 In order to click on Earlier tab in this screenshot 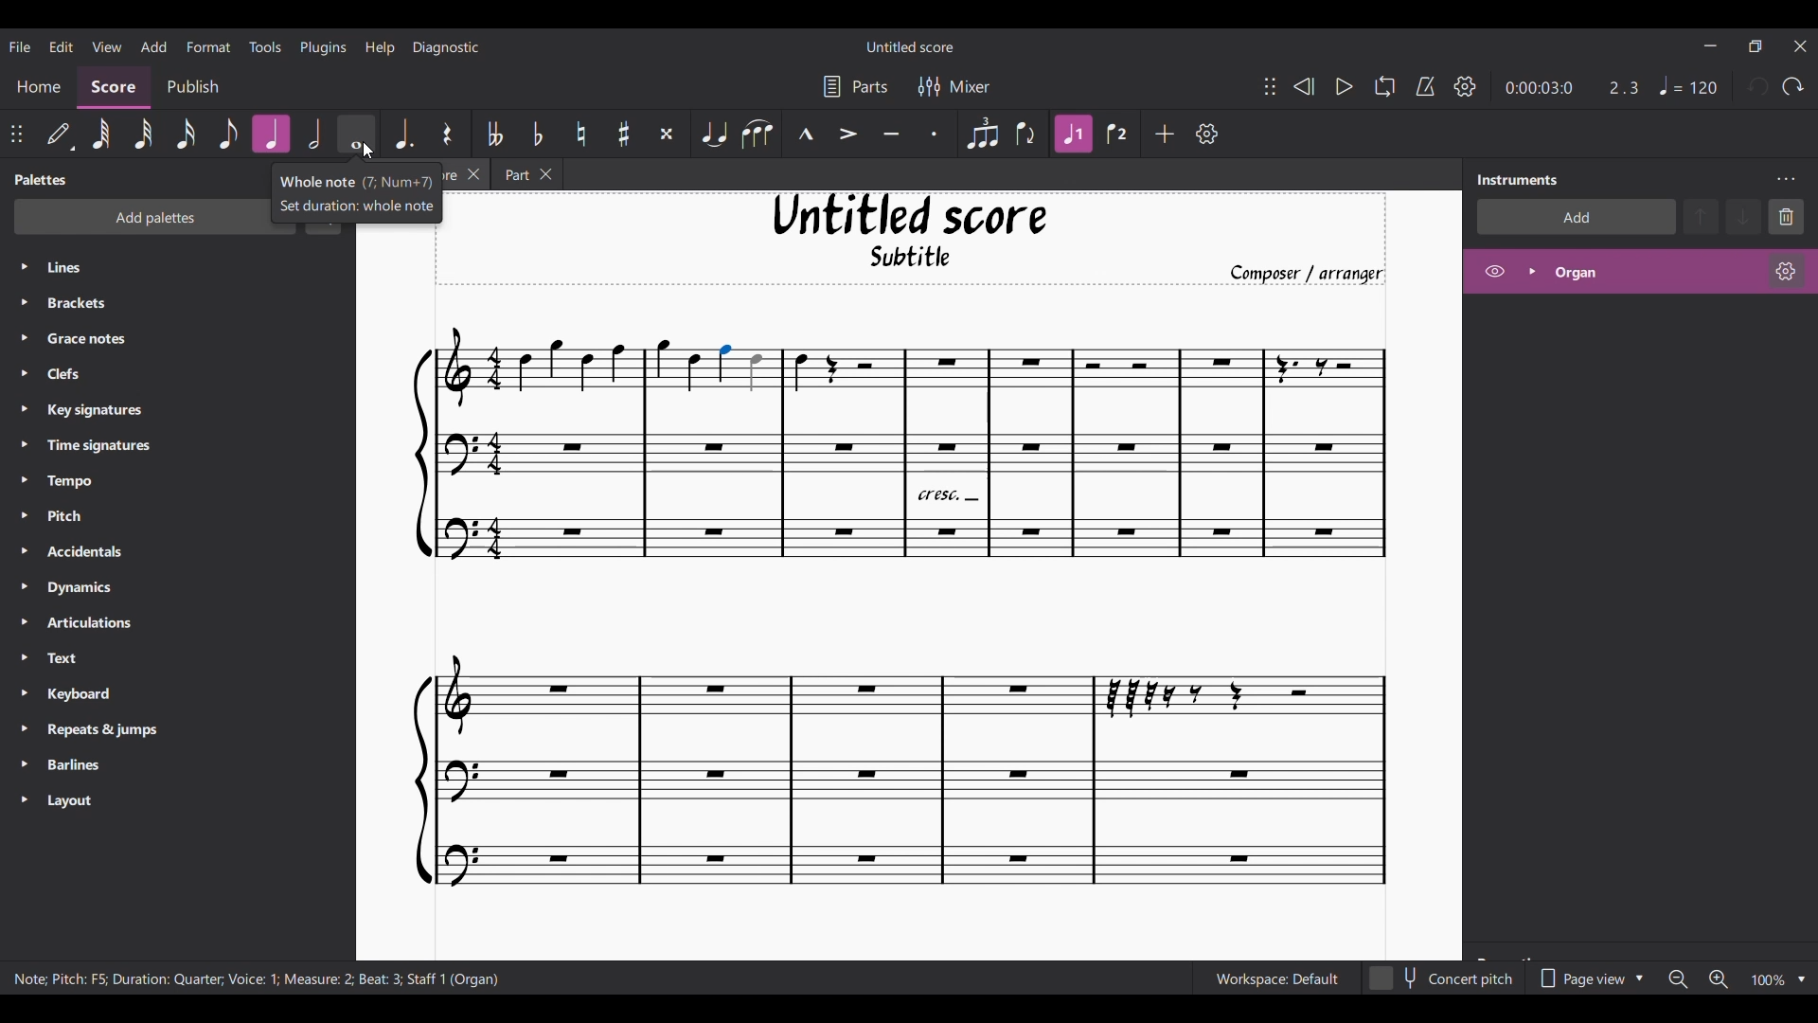, I will do `click(526, 173)`.